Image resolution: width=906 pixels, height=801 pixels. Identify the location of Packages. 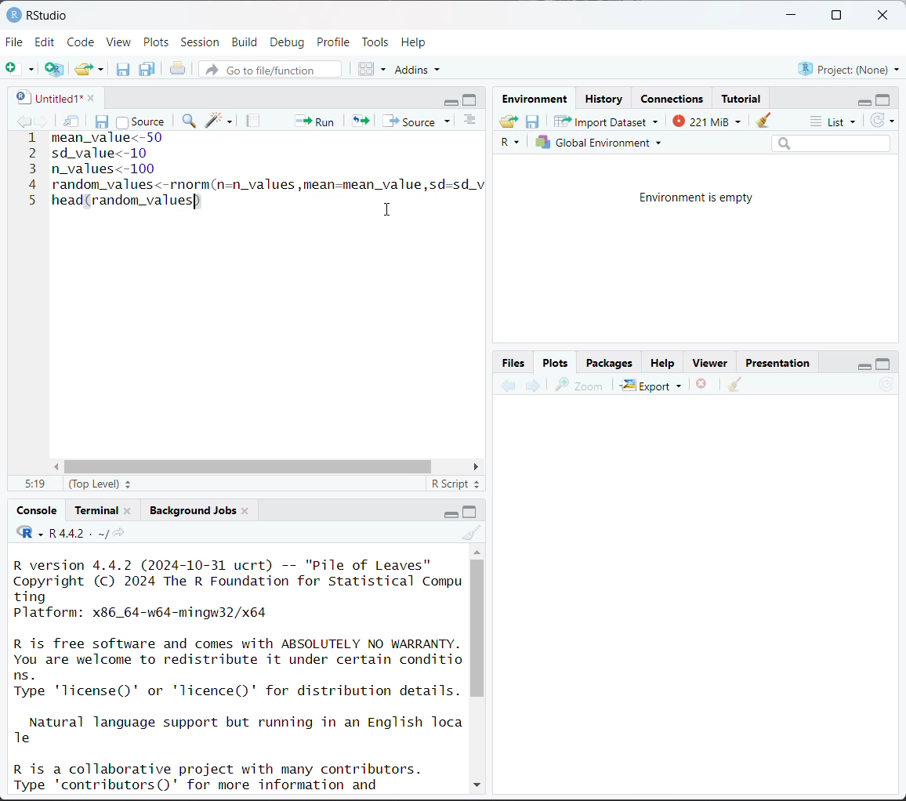
(609, 362).